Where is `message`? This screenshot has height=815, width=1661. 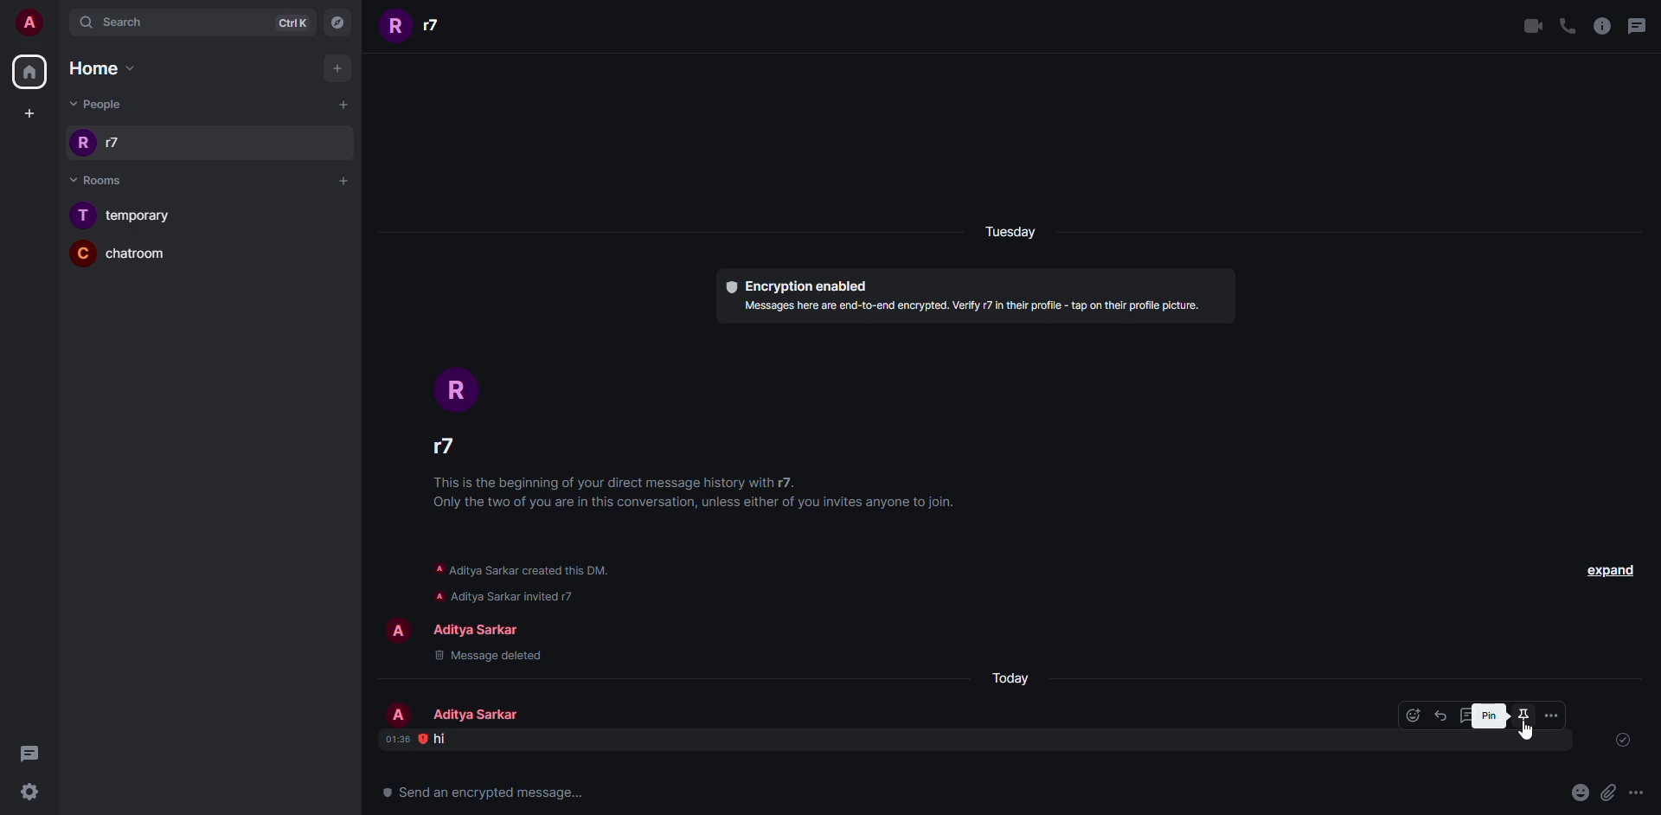
message is located at coordinates (441, 738).